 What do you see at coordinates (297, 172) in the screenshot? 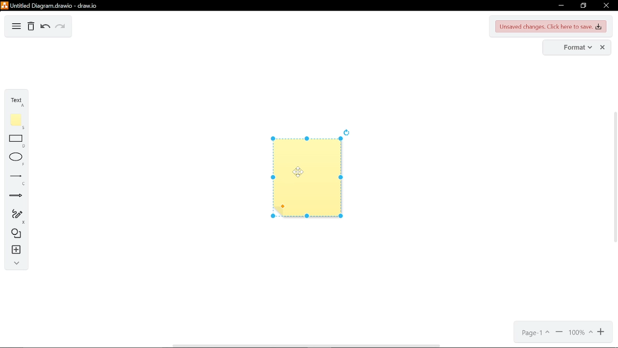
I see `cursor` at bounding box center [297, 172].